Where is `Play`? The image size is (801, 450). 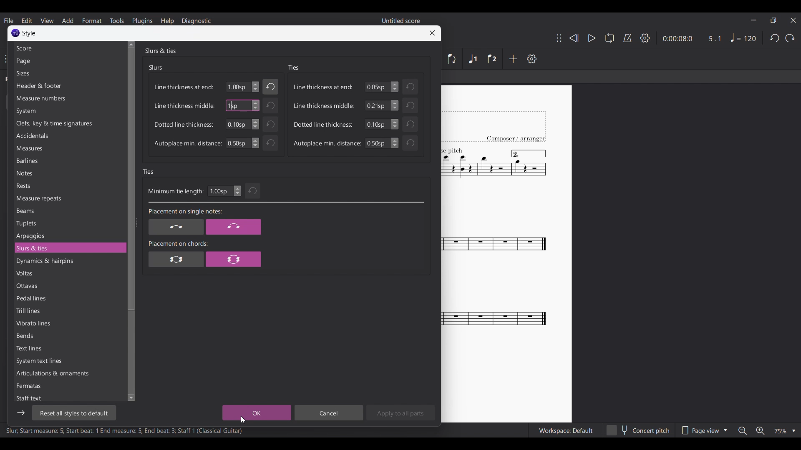
Play is located at coordinates (588, 38).